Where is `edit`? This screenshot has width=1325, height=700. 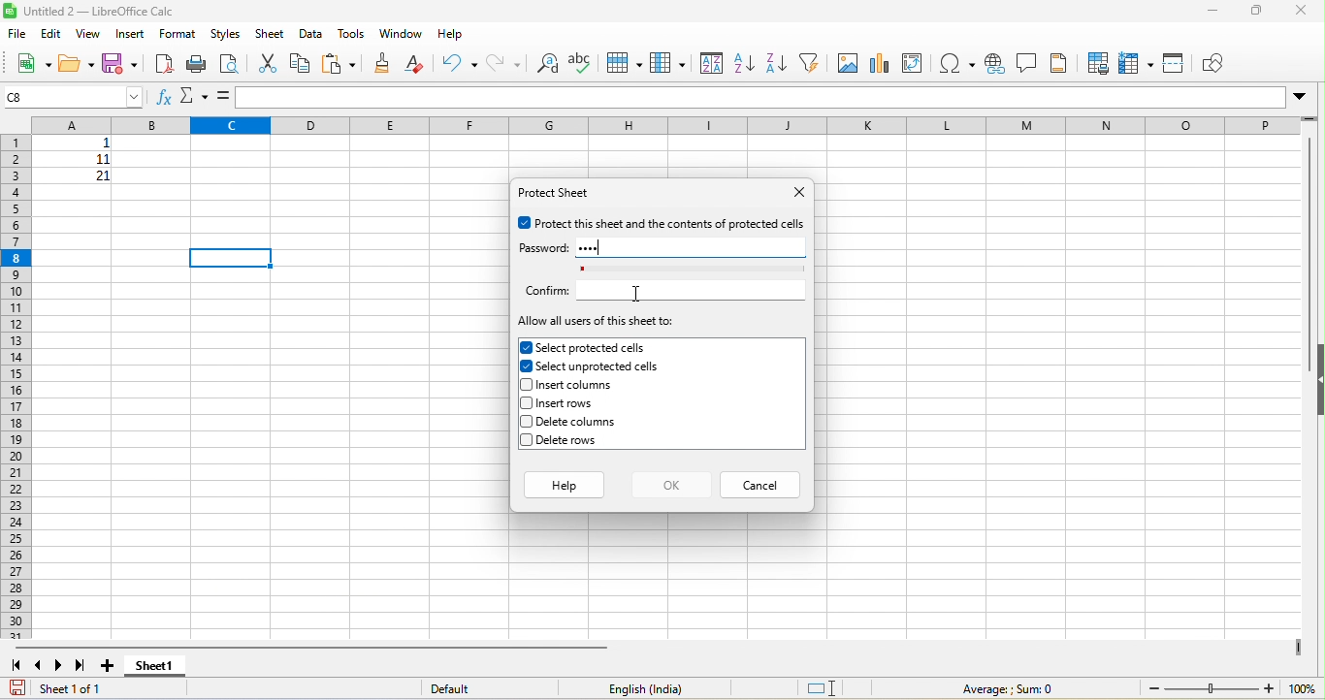 edit is located at coordinates (49, 34).